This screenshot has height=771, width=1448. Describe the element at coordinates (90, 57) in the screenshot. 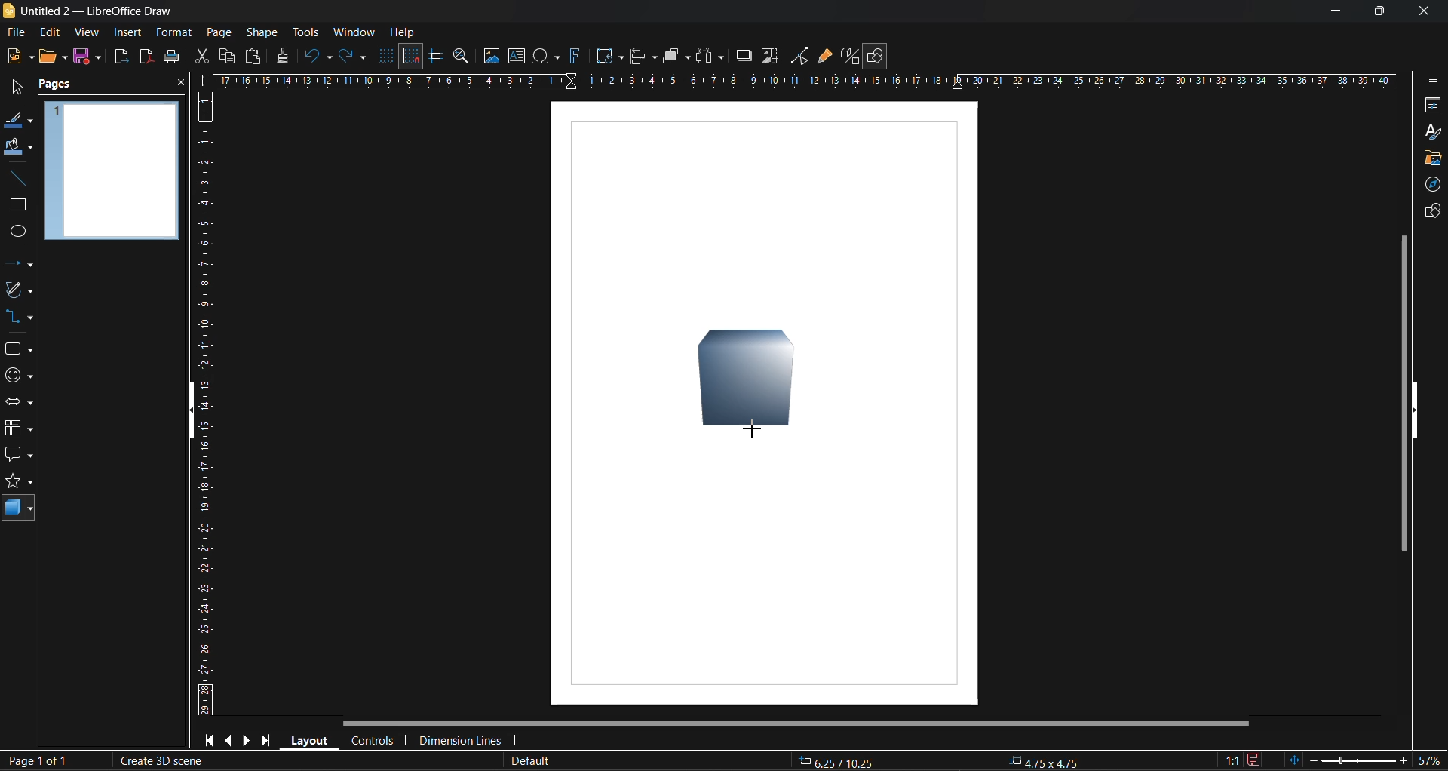

I see `save` at that location.